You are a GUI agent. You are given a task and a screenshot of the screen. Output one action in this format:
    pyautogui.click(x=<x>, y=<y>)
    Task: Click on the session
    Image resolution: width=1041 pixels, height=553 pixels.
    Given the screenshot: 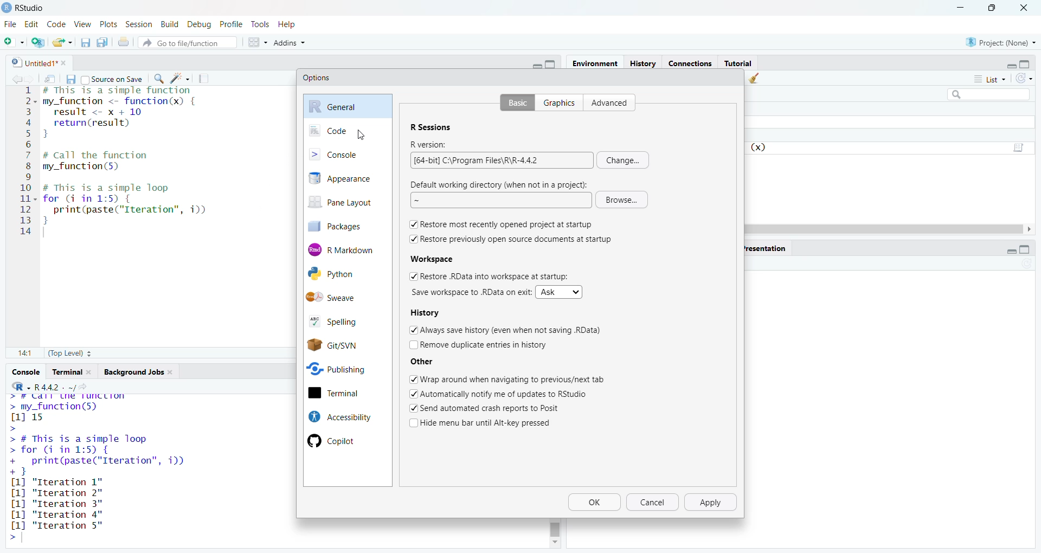 What is the action you would take?
    pyautogui.click(x=138, y=23)
    